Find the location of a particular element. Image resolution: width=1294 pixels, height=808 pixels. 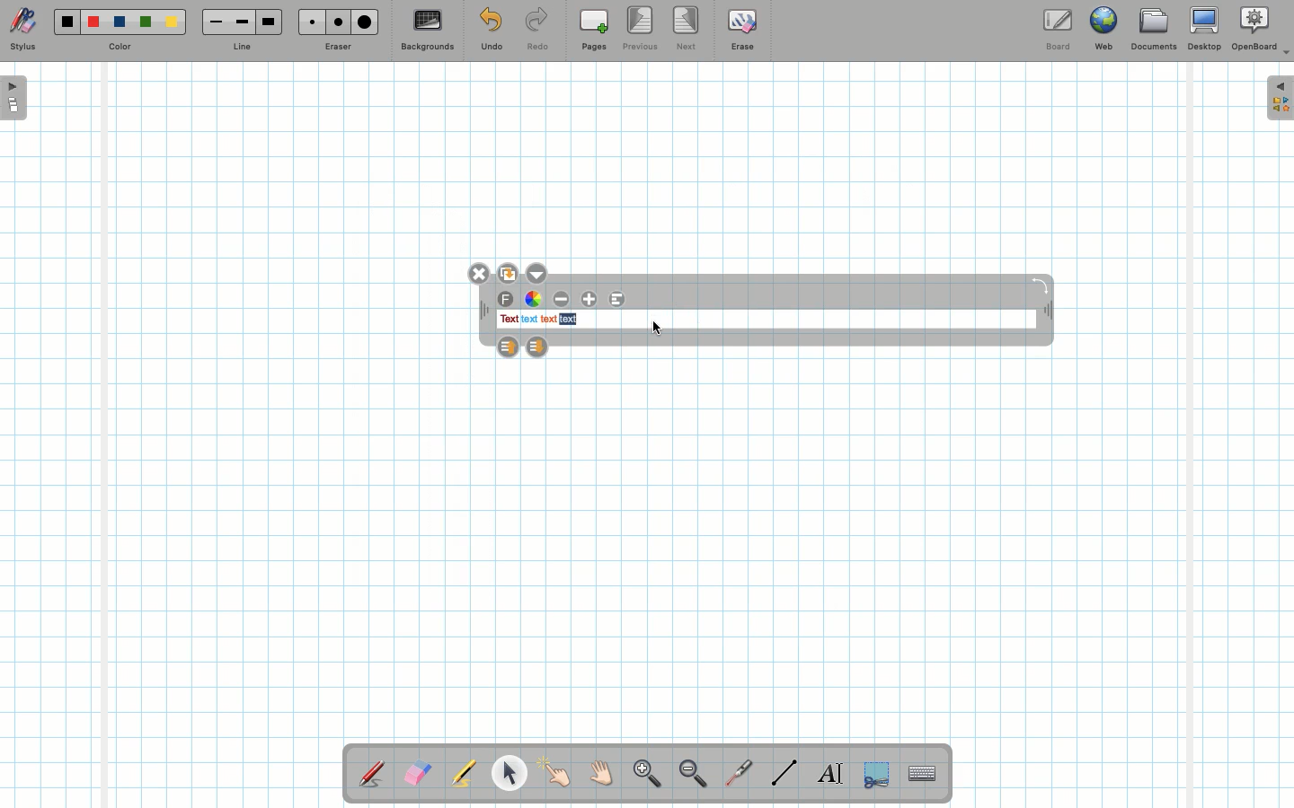

Font is located at coordinates (507, 300).